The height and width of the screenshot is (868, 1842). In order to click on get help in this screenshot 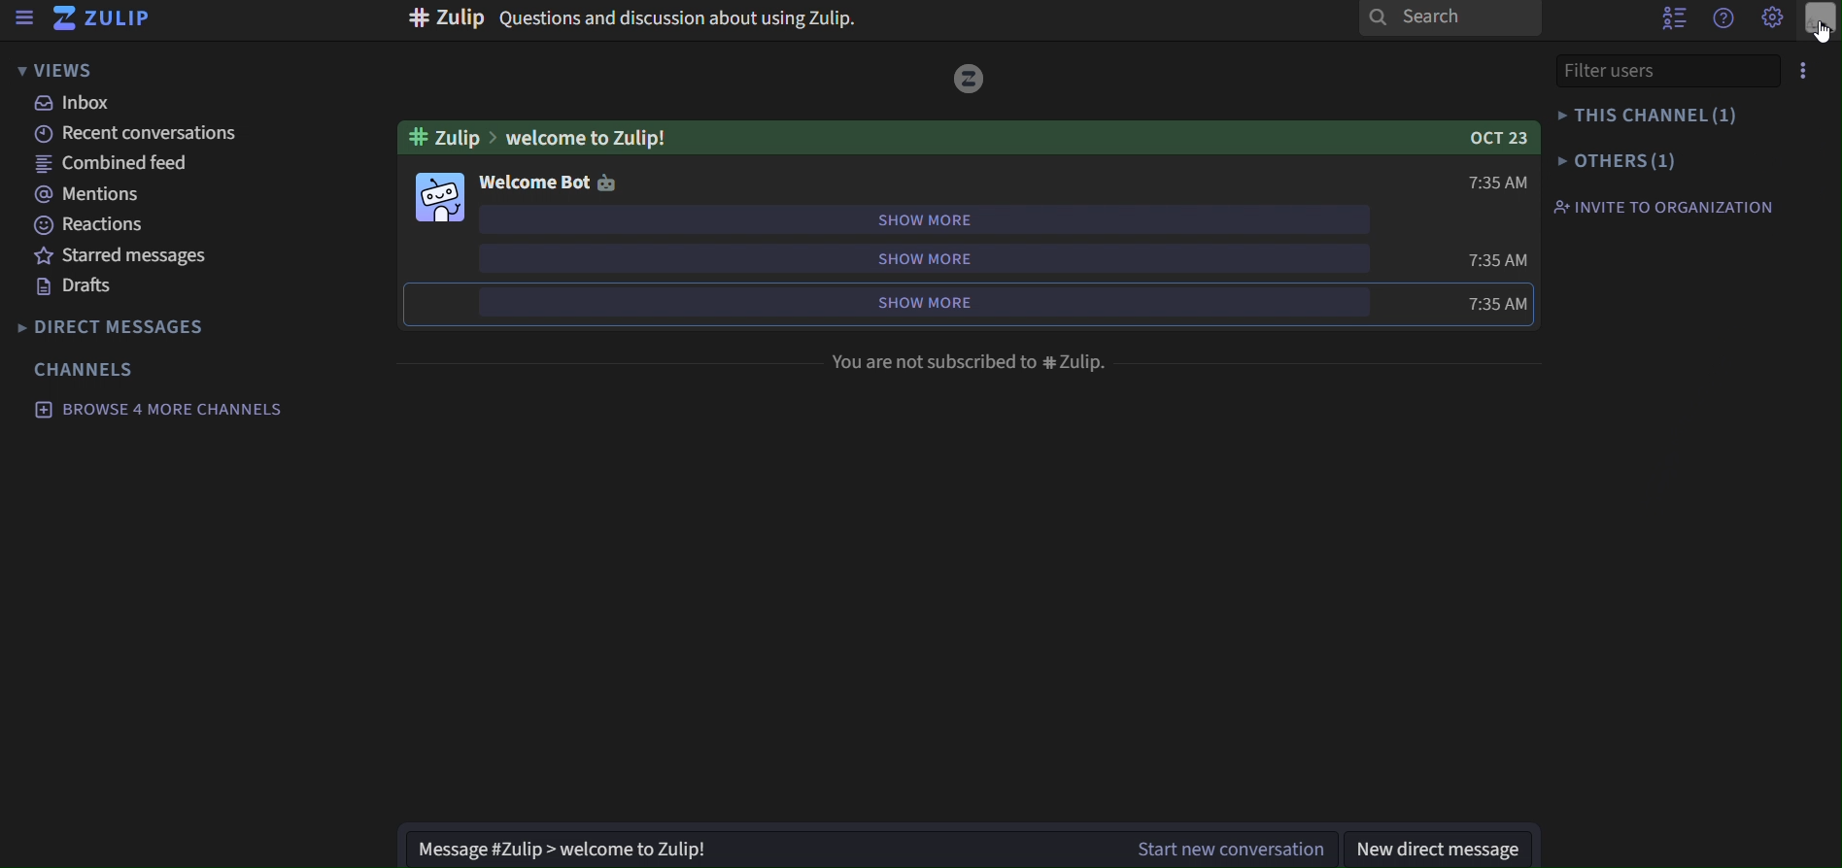, I will do `click(1723, 19)`.